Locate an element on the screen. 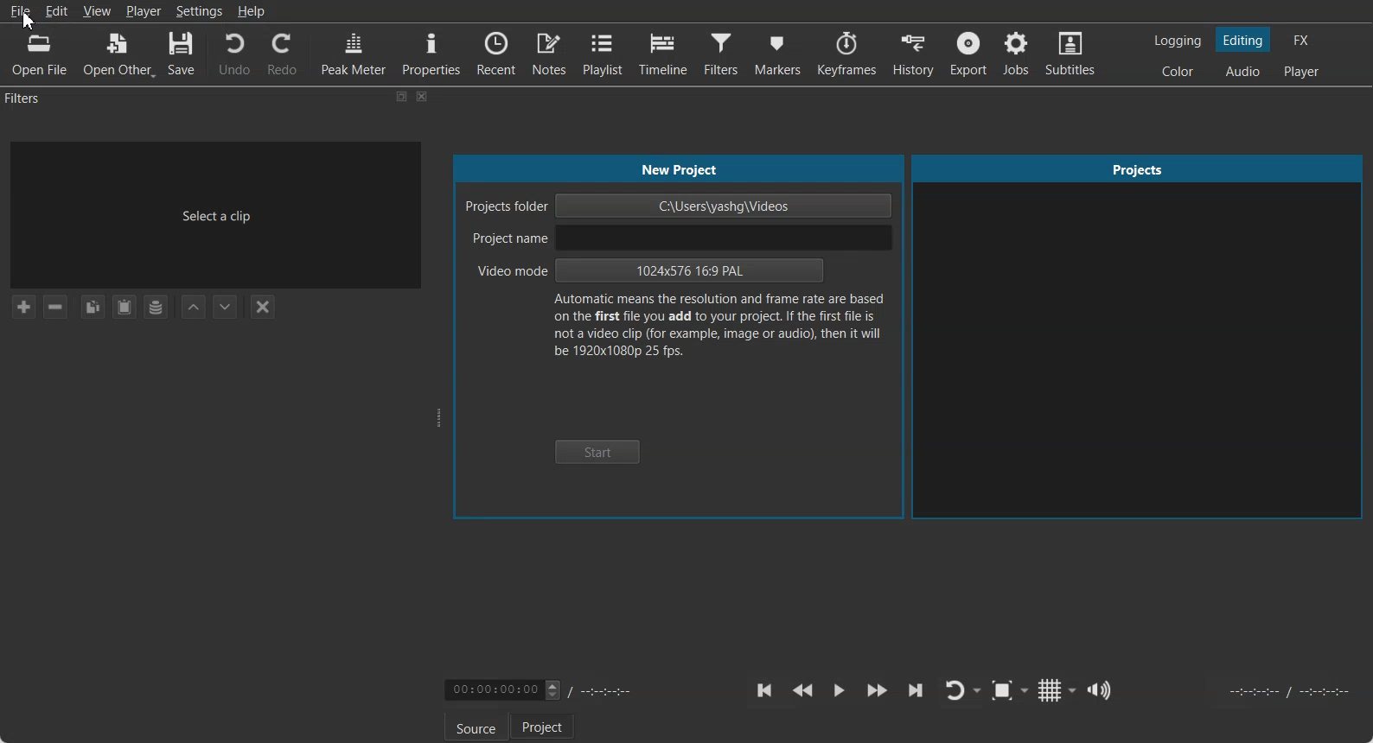 The image size is (1373, 743). Text is located at coordinates (718, 329).